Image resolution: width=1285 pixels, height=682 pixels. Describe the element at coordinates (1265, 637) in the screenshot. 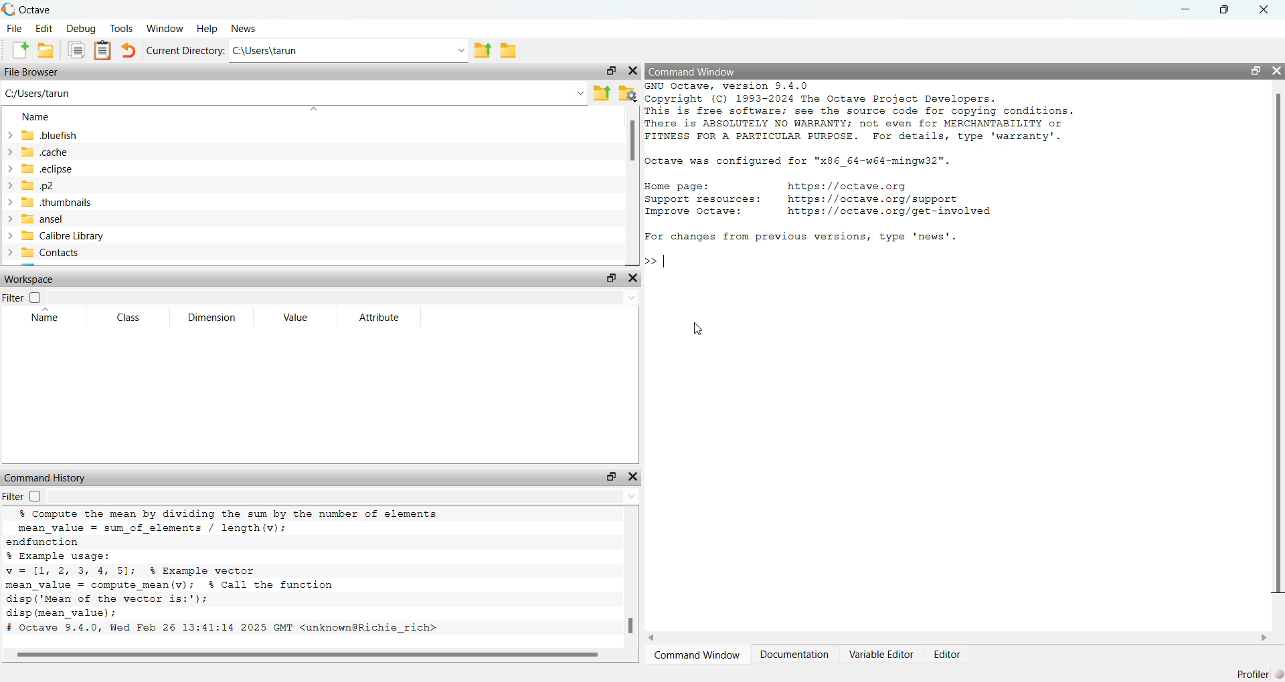

I see `scroll right` at that location.